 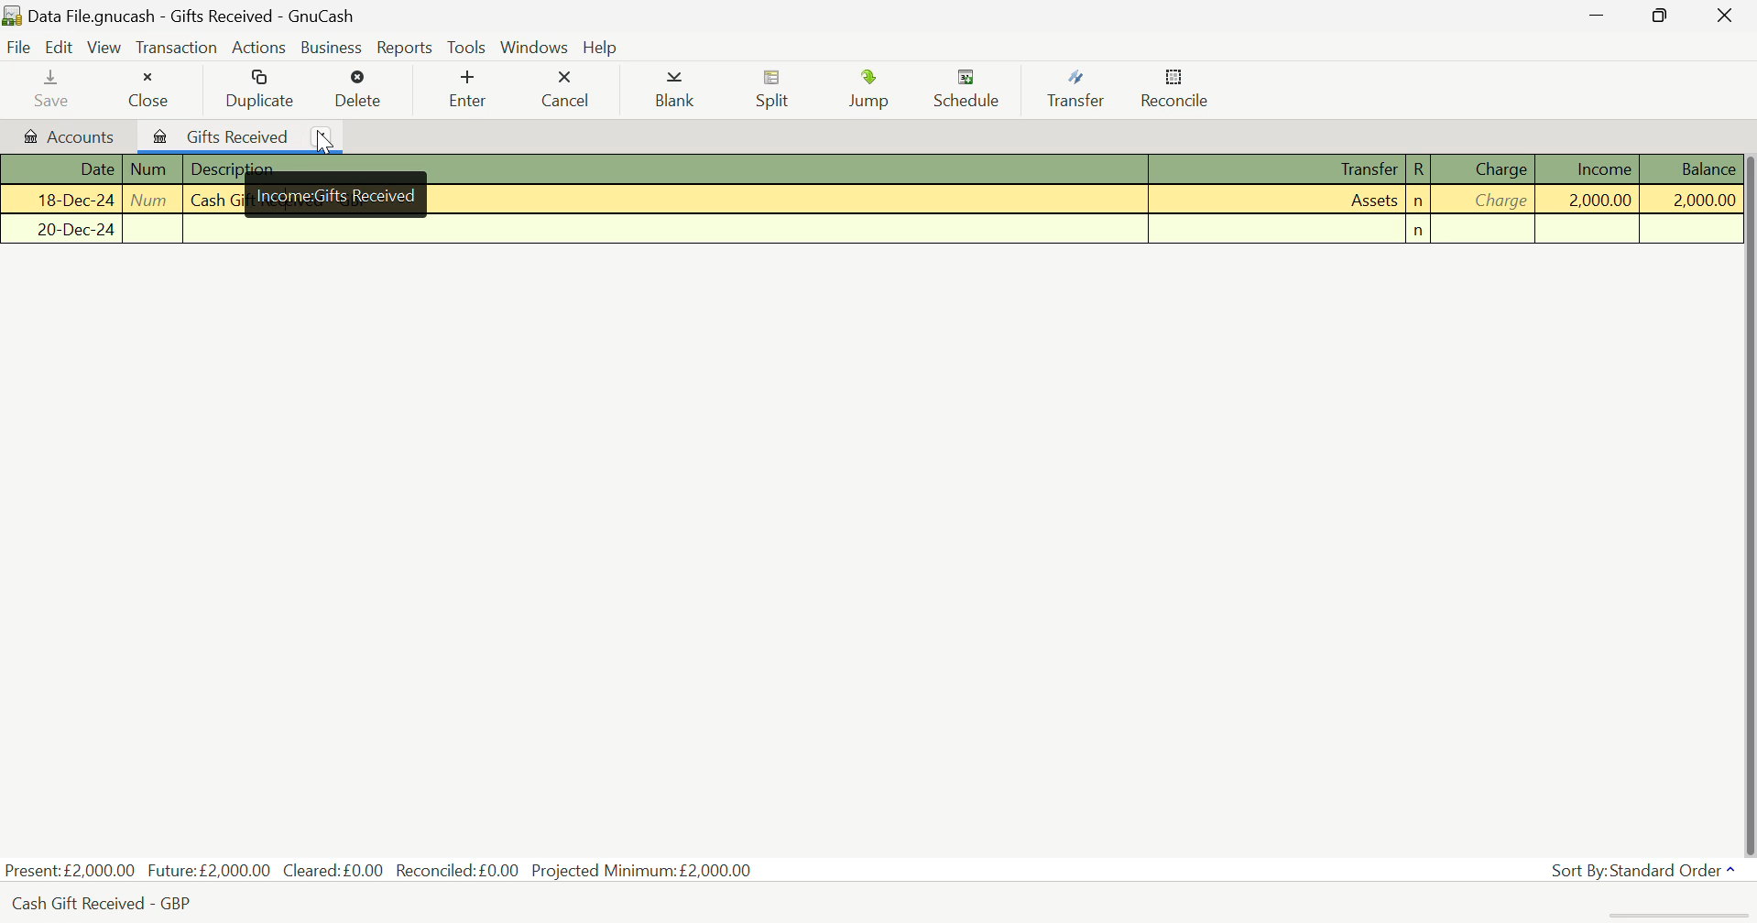 I want to click on Reconciled, so click(x=461, y=868).